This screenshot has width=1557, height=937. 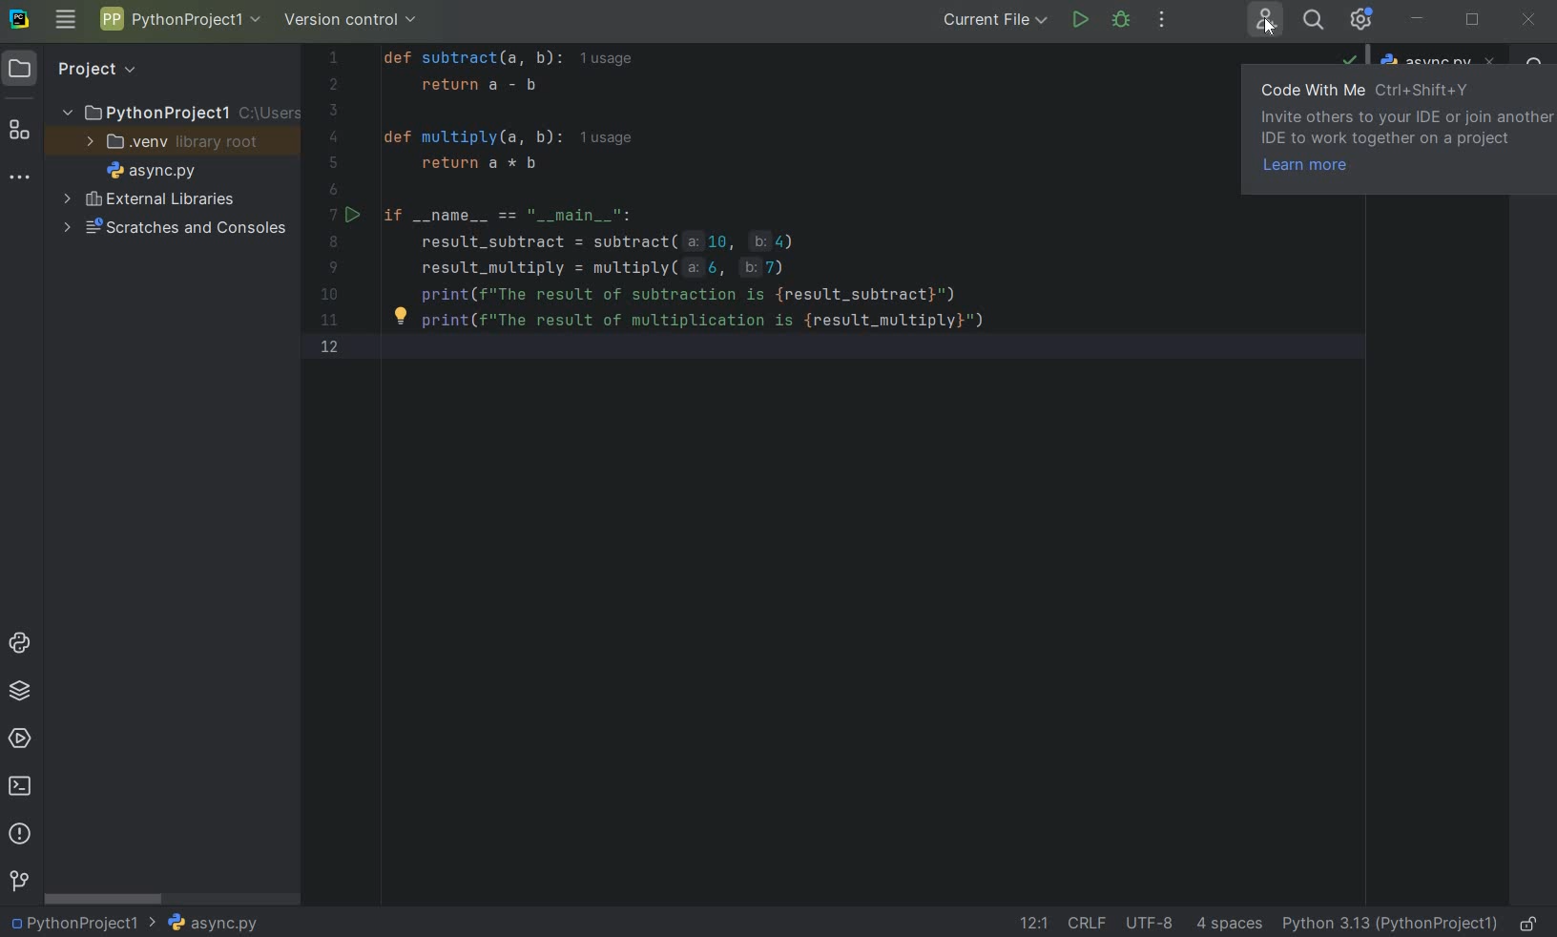 What do you see at coordinates (1366, 21) in the screenshot?
I see `IDE & PROJECT SETTINGS` at bounding box center [1366, 21].